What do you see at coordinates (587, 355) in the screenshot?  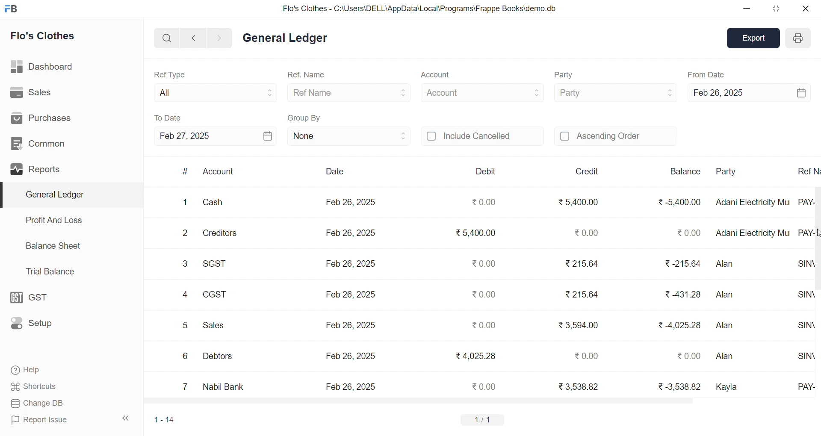 I see `₹0.00` at bounding box center [587, 355].